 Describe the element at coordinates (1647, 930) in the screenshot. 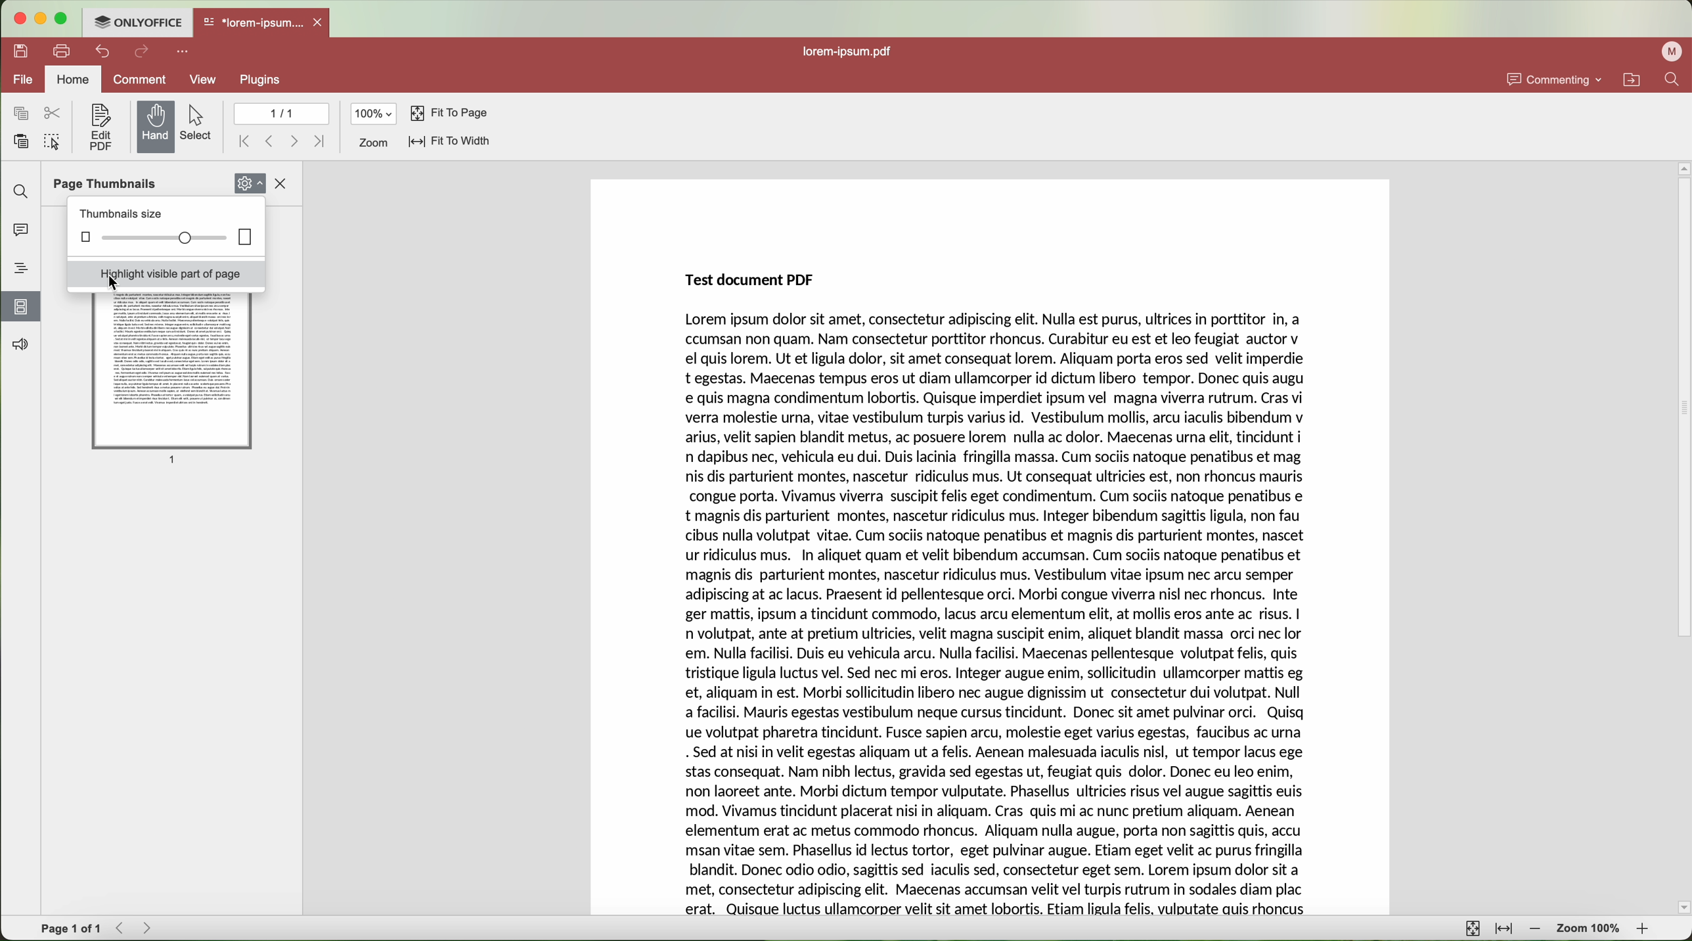

I see `zoom in` at that location.